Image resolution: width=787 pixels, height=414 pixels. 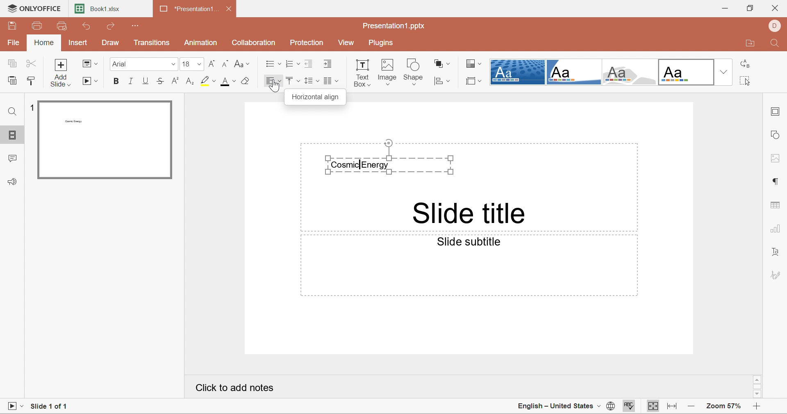 I want to click on Align Left, so click(x=273, y=81).